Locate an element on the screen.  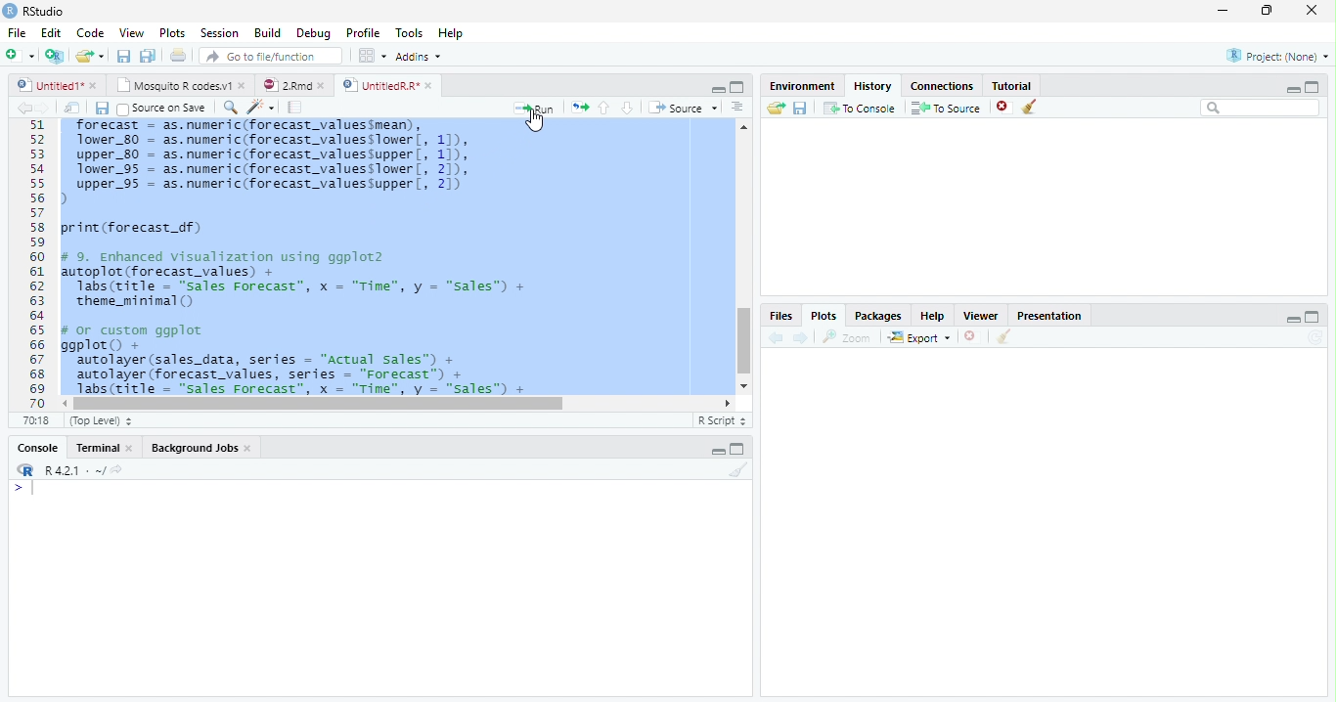
To Source is located at coordinates (946, 107).